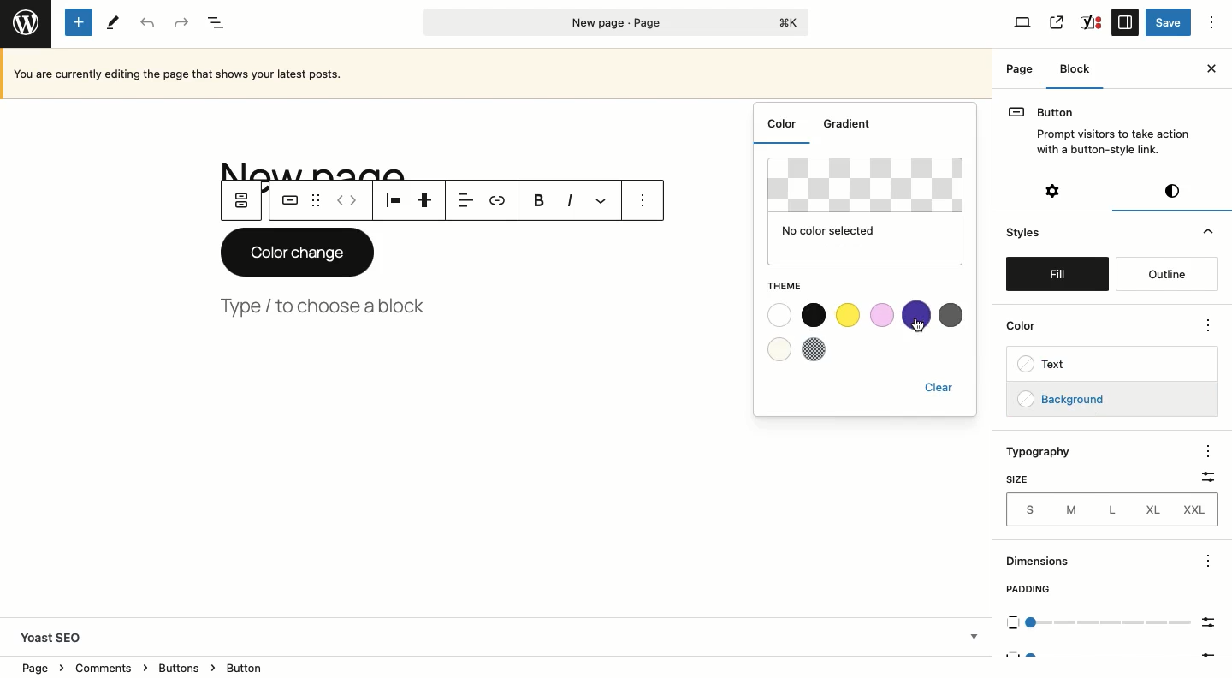 The width and height of the screenshot is (1232, 678). I want to click on Pink, so click(881, 316).